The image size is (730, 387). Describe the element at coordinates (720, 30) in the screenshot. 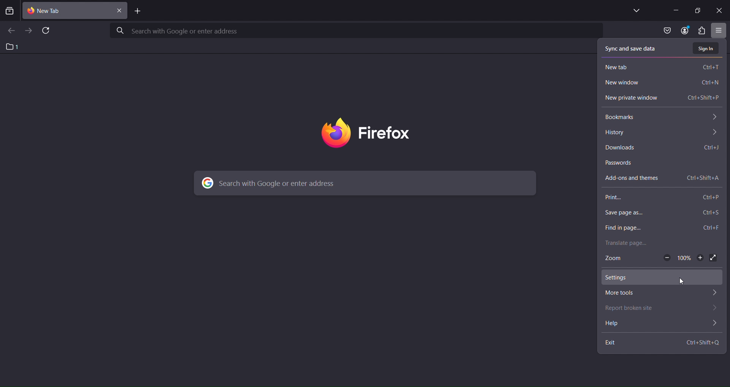

I see `open application menu` at that location.